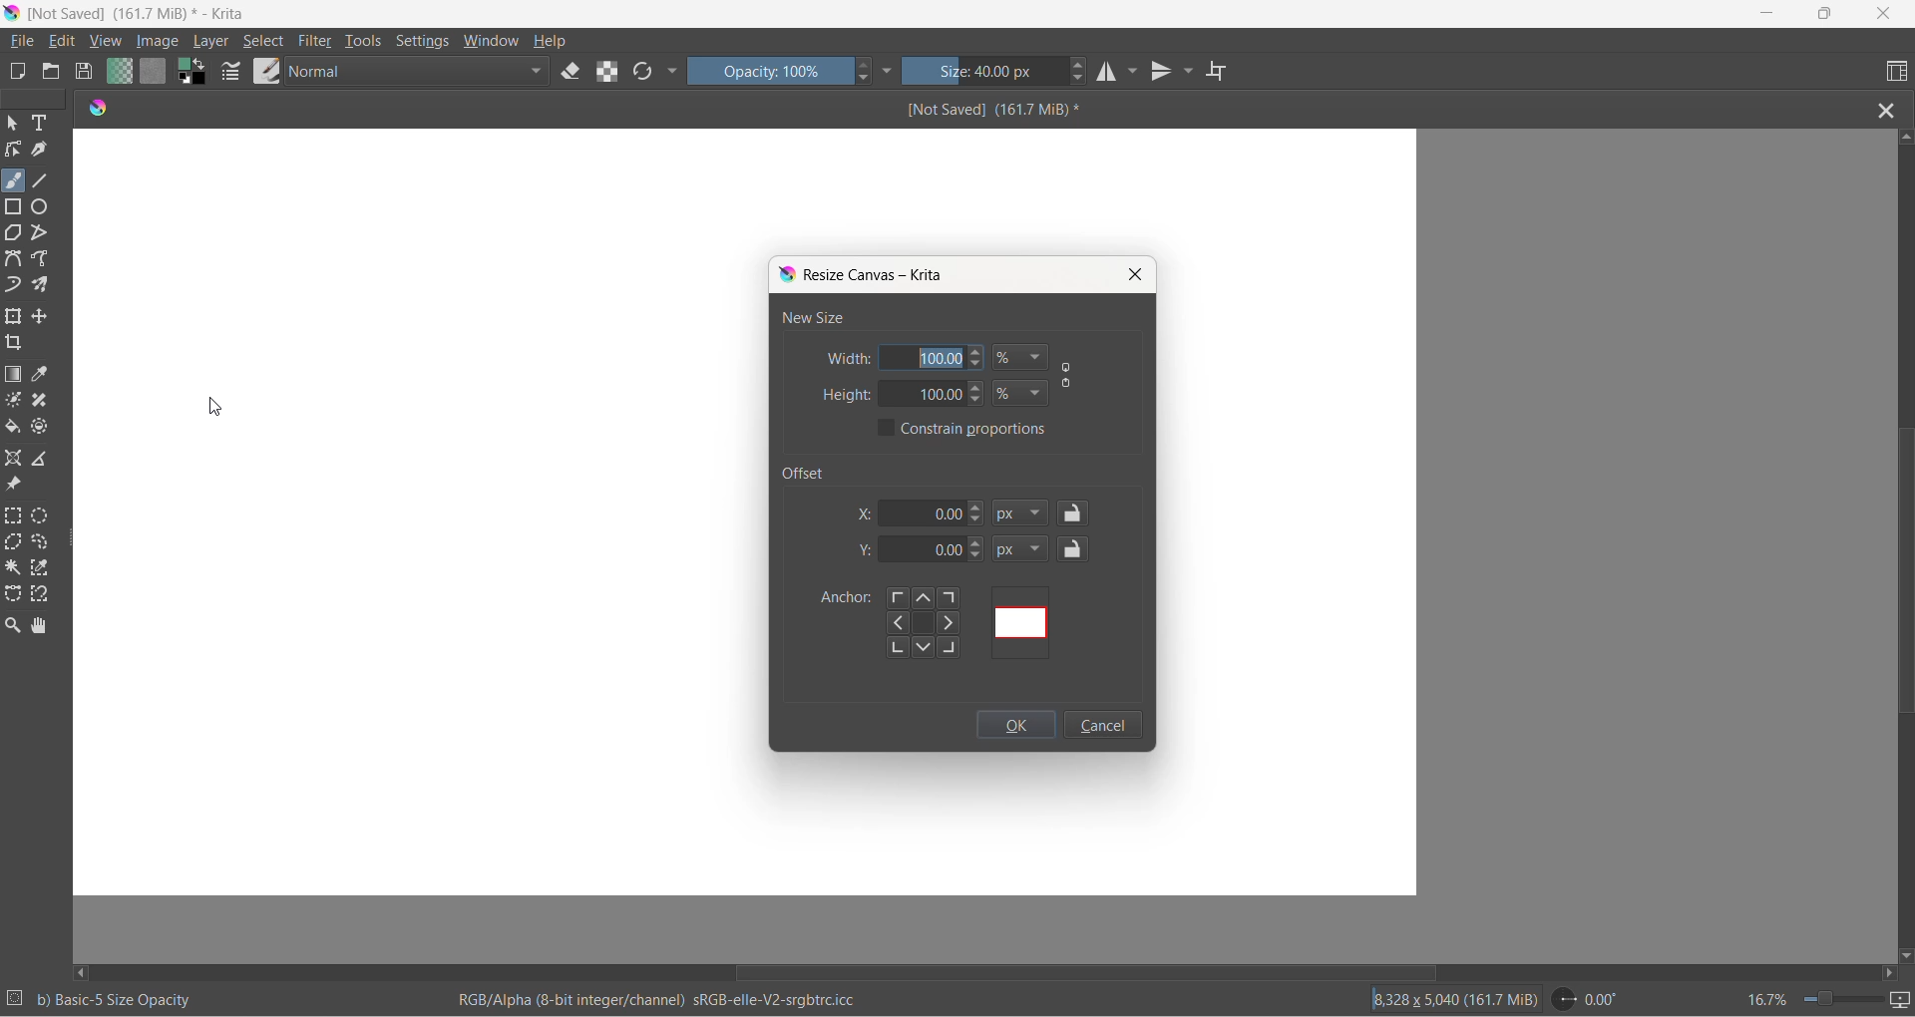  I want to click on view, so click(107, 43).